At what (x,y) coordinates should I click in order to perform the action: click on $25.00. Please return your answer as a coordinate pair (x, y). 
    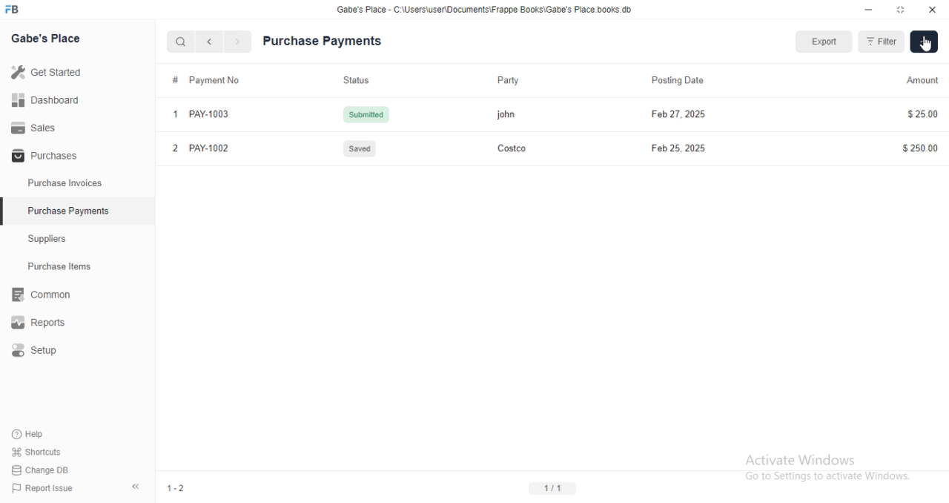
    Looking at the image, I should click on (921, 114).